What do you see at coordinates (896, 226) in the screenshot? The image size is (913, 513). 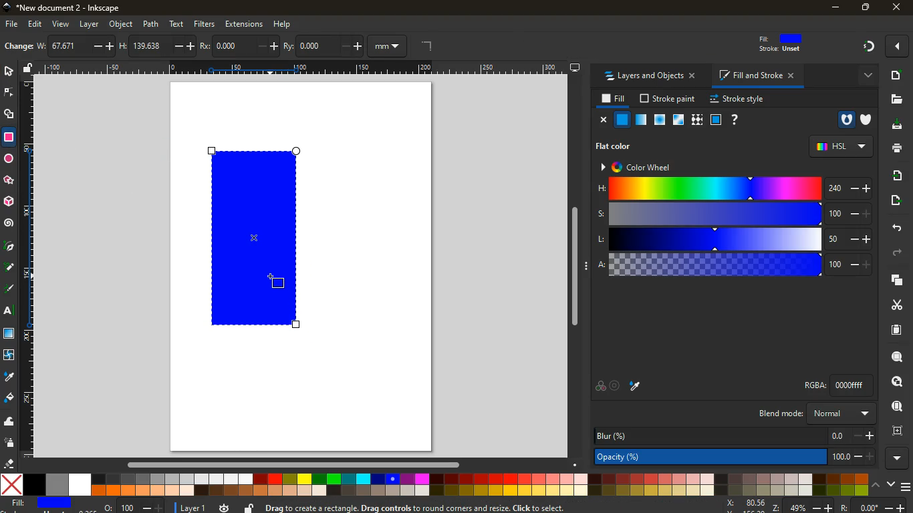 I see `back` at bounding box center [896, 226].